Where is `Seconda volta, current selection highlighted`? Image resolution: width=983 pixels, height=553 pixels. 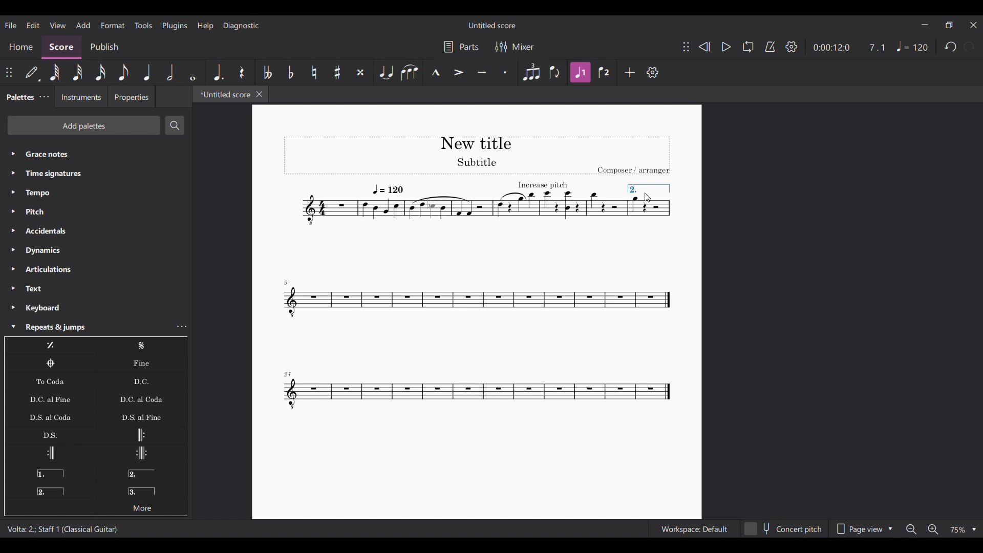 Seconda volta, current selection highlighted is located at coordinates (50, 489).